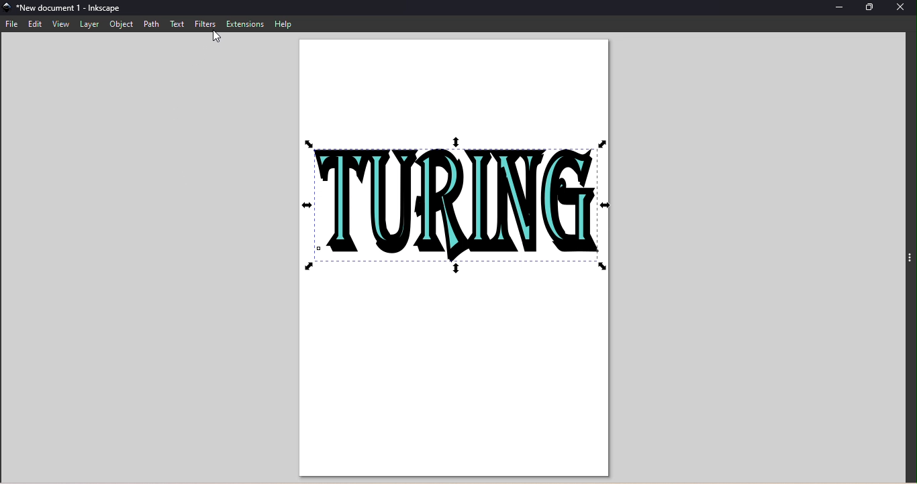 The image size is (917, 484). What do you see at coordinates (36, 24) in the screenshot?
I see `Edit` at bounding box center [36, 24].